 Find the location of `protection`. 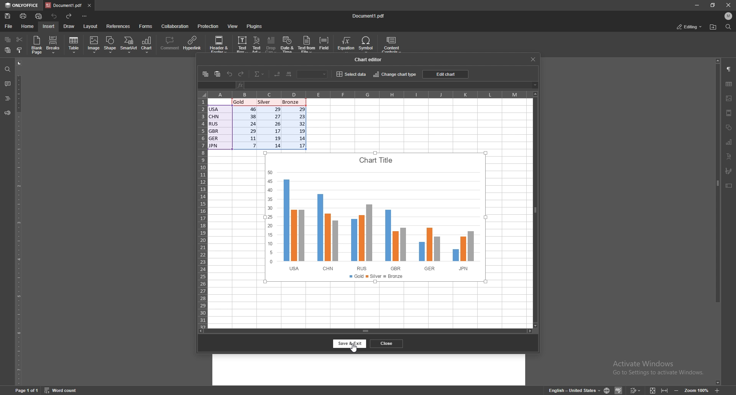

protection is located at coordinates (208, 26).